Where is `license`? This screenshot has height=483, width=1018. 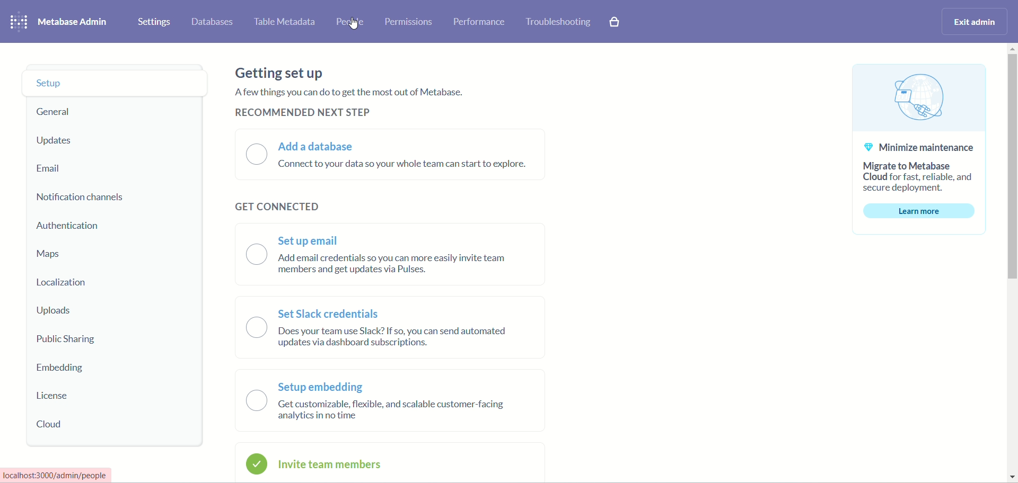 license is located at coordinates (54, 396).